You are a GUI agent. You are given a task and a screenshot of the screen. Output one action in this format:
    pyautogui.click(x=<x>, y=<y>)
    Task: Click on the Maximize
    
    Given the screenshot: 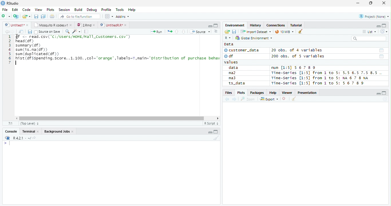 What is the action you would take?
    pyautogui.click(x=385, y=93)
    